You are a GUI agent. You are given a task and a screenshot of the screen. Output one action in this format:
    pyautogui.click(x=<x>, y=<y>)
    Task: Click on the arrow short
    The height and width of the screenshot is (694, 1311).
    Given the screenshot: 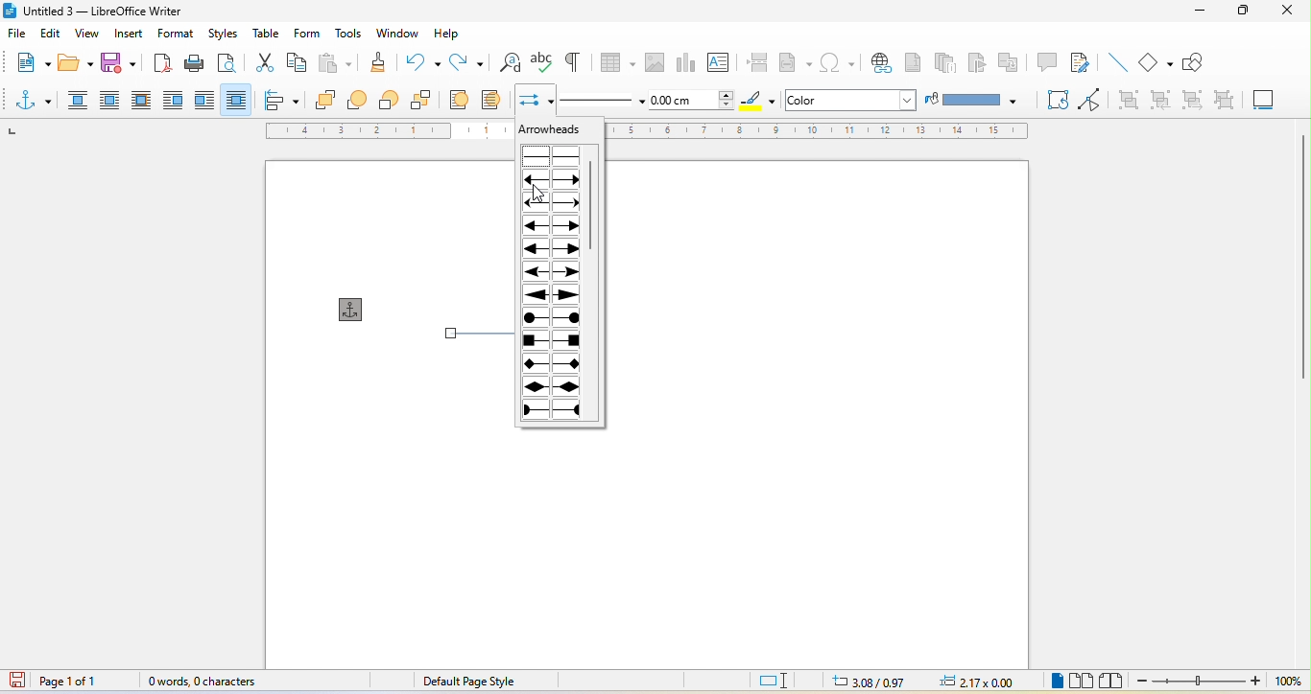 What is the action you would take?
    pyautogui.click(x=552, y=179)
    